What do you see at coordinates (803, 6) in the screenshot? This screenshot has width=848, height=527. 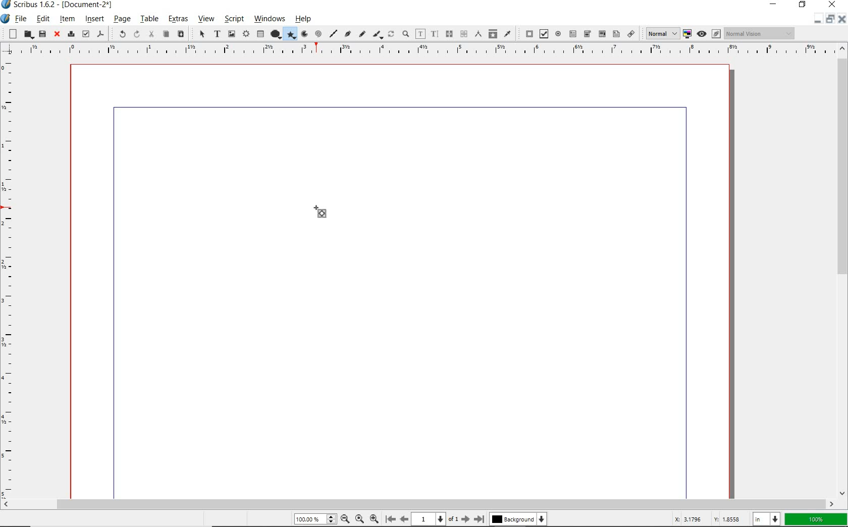 I see `restore` at bounding box center [803, 6].